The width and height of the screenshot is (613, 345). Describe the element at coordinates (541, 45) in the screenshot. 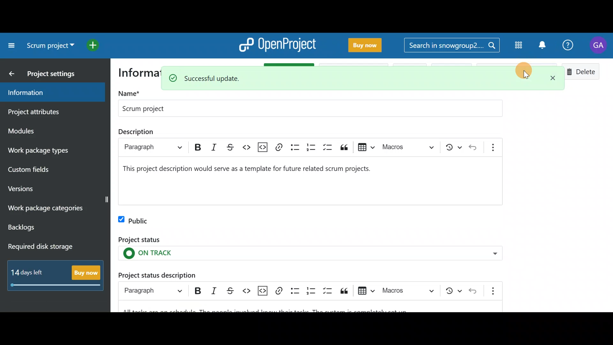

I see `Notification centre` at that location.